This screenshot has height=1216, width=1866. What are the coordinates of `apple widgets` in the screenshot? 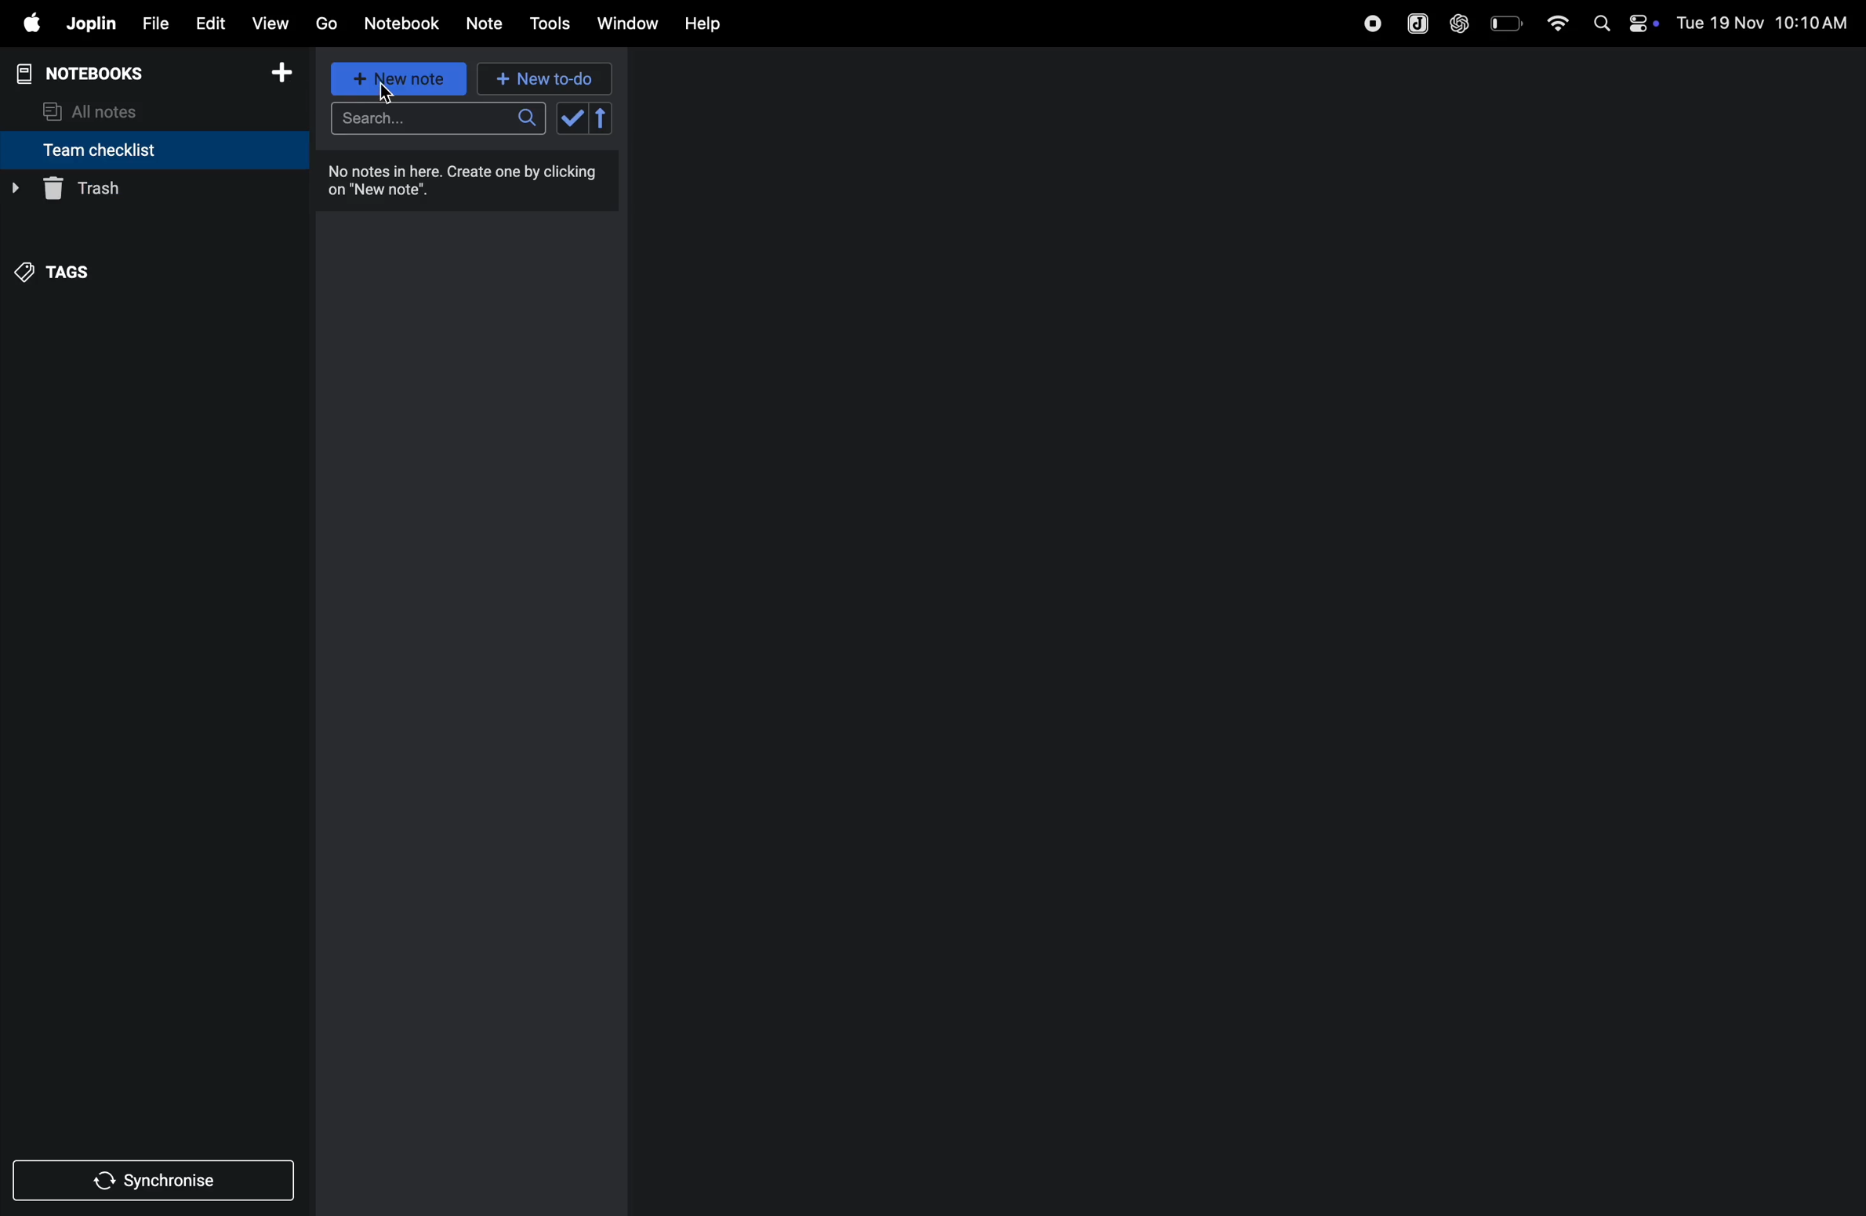 It's located at (1639, 23).